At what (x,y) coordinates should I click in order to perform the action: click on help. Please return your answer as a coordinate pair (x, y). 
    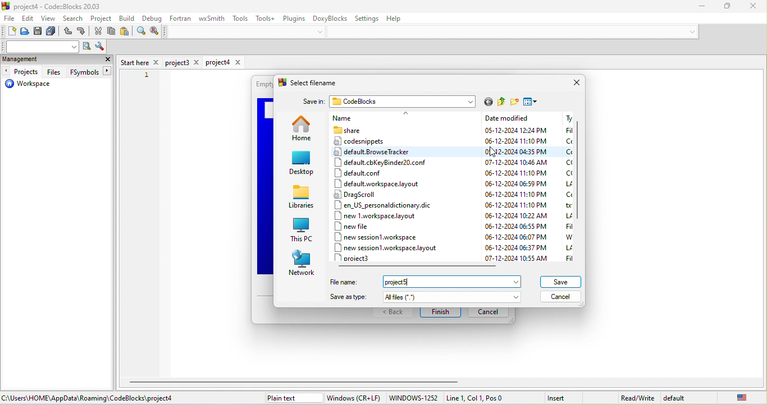
    Looking at the image, I should click on (399, 20).